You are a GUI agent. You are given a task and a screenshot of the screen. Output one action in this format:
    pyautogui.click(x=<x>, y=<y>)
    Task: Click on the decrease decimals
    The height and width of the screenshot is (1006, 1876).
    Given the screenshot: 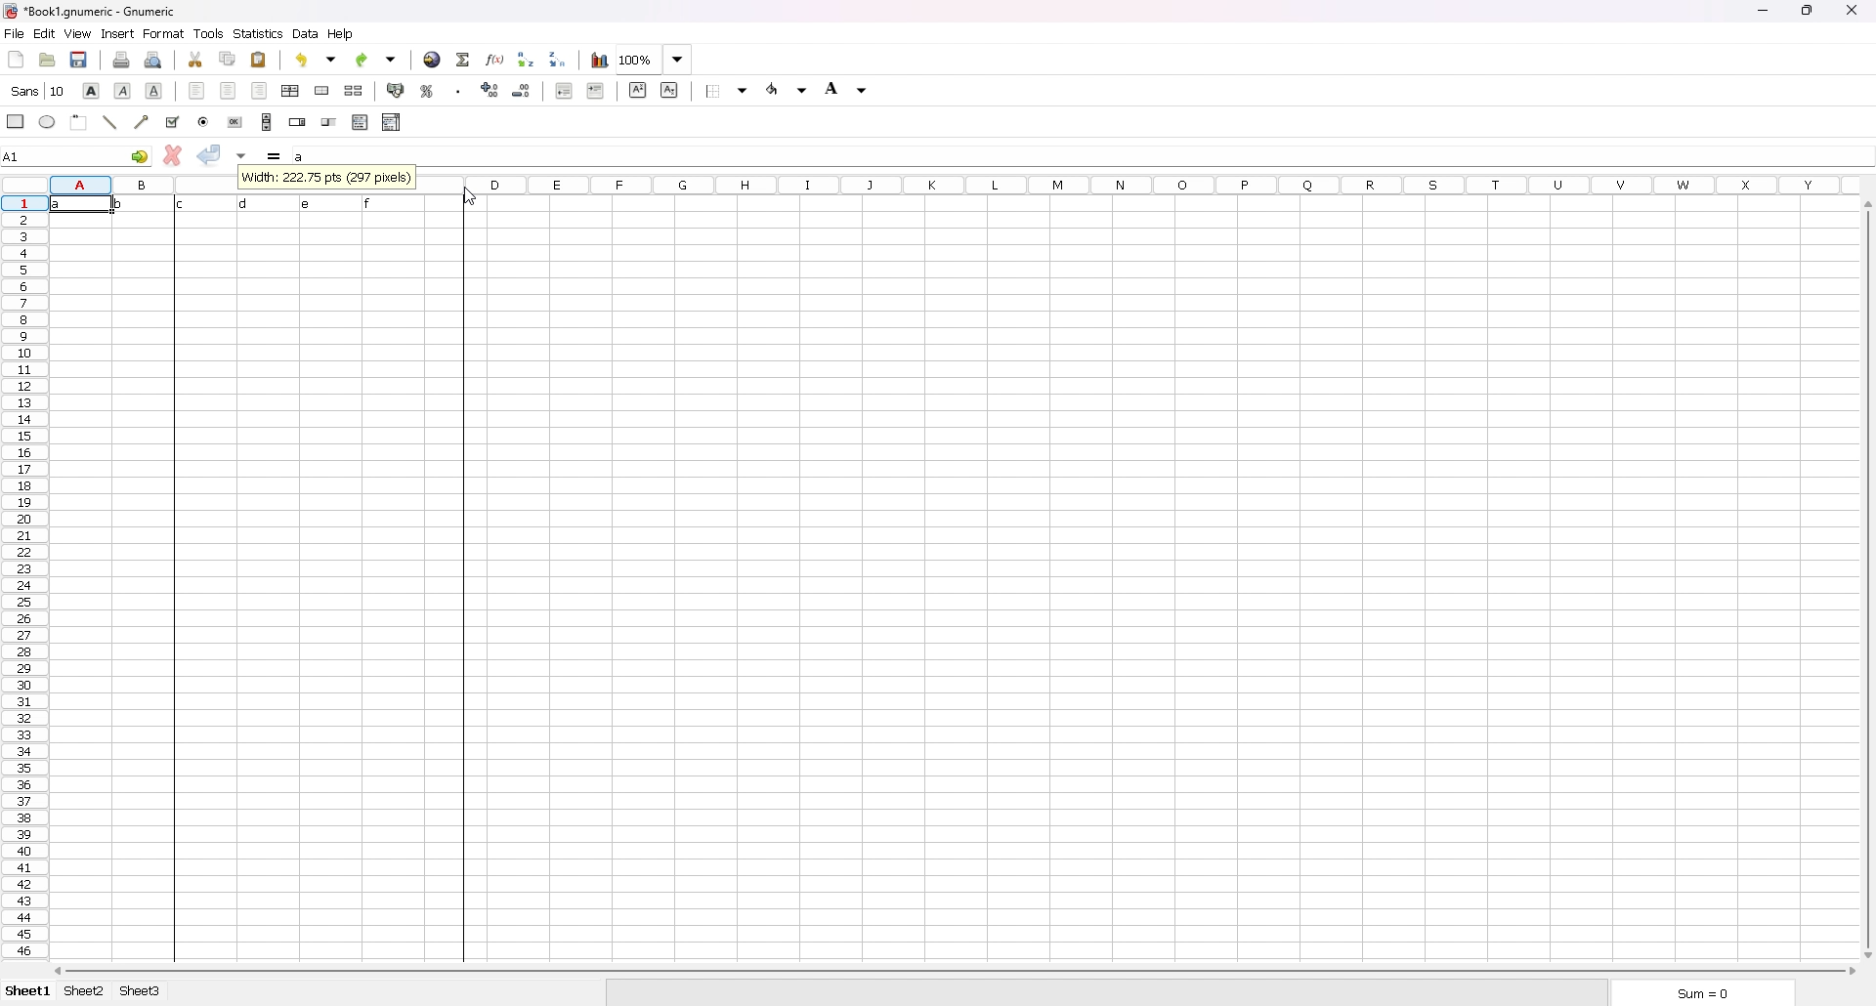 What is the action you would take?
    pyautogui.click(x=523, y=90)
    